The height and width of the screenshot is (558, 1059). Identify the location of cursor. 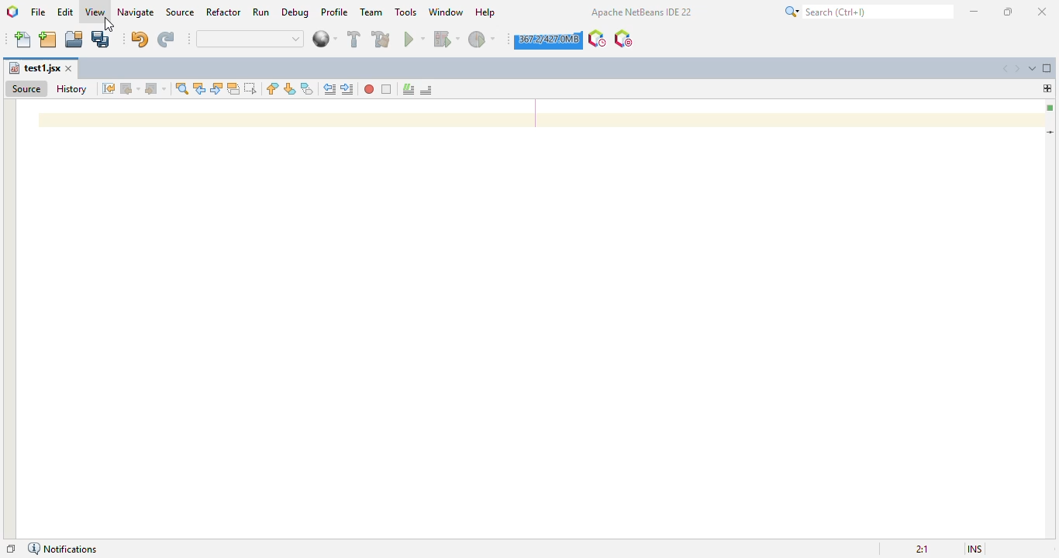
(109, 25).